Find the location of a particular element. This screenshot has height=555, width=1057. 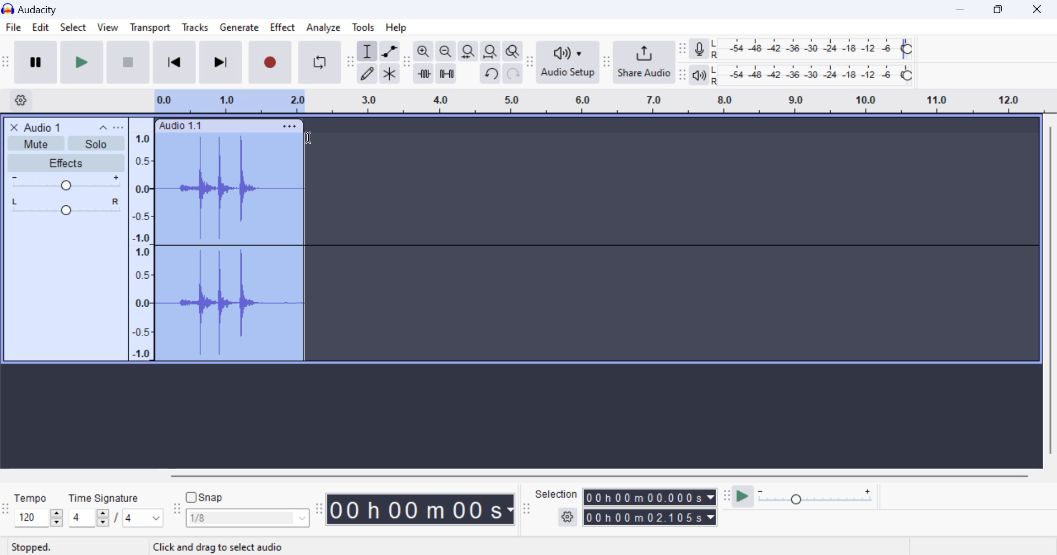

Stop is located at coordinates (129, 62).